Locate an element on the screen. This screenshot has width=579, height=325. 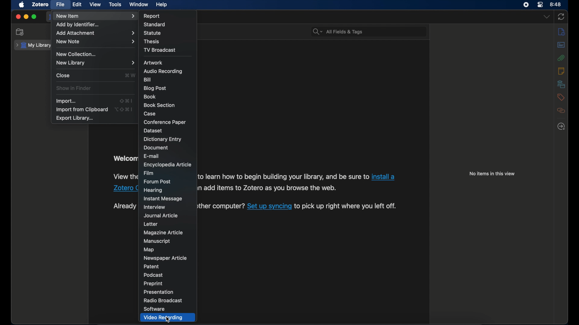
zotero is located at coordinates (40, 4).